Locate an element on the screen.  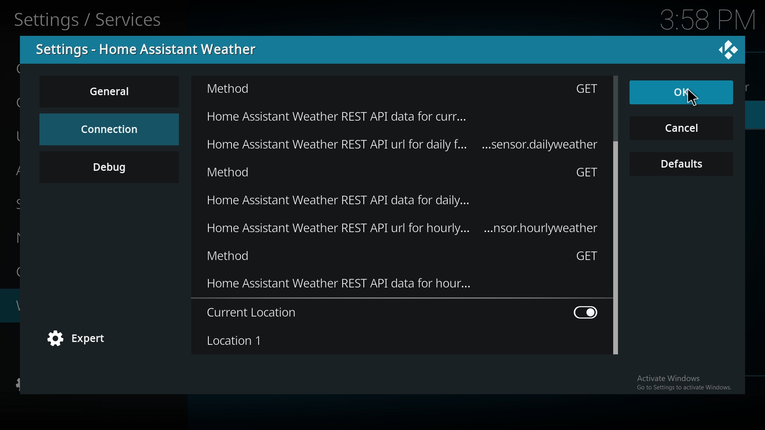
Settings/Services is located at coordinates (90, 18).